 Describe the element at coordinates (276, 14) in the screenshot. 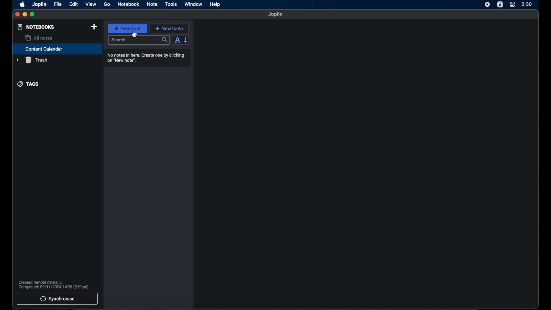

I see `Joplin` at that location.